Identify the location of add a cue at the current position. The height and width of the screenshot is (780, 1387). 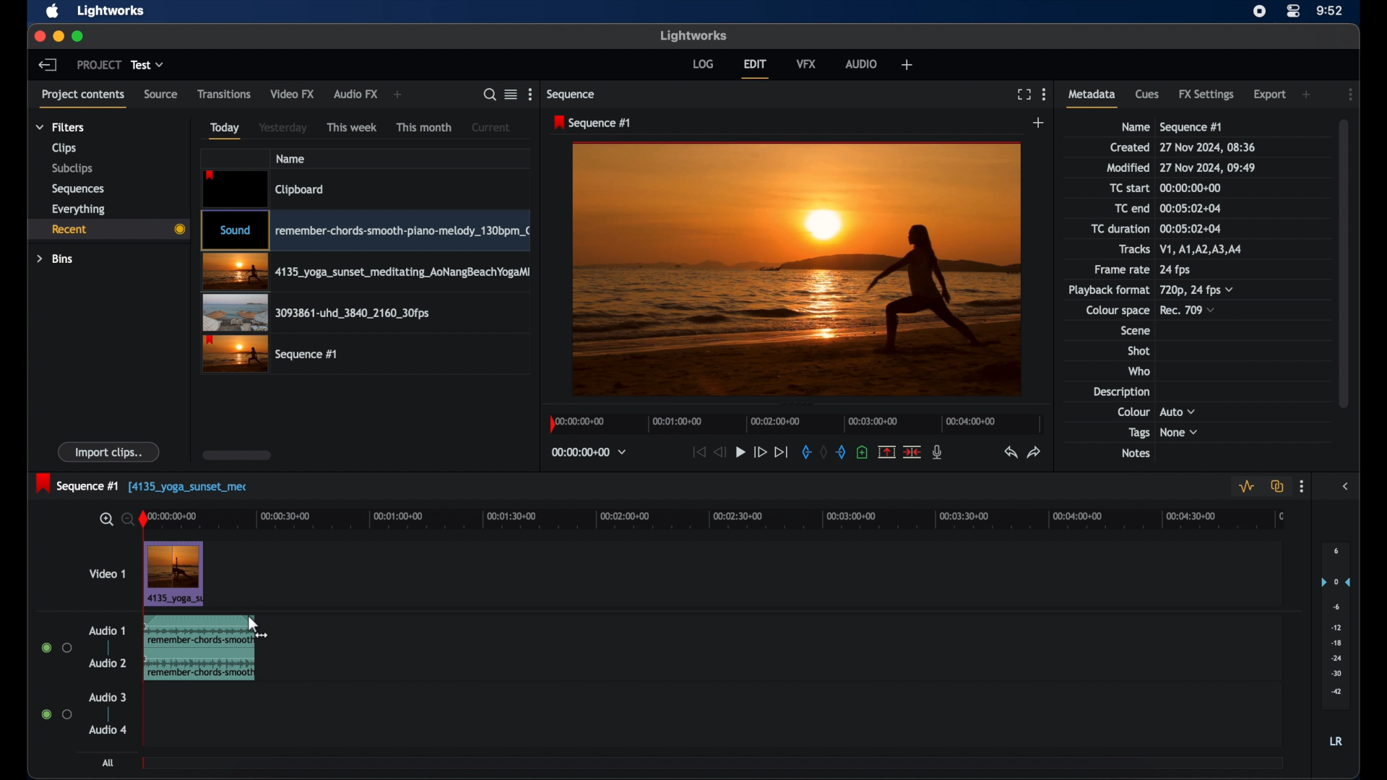
(862, 452).